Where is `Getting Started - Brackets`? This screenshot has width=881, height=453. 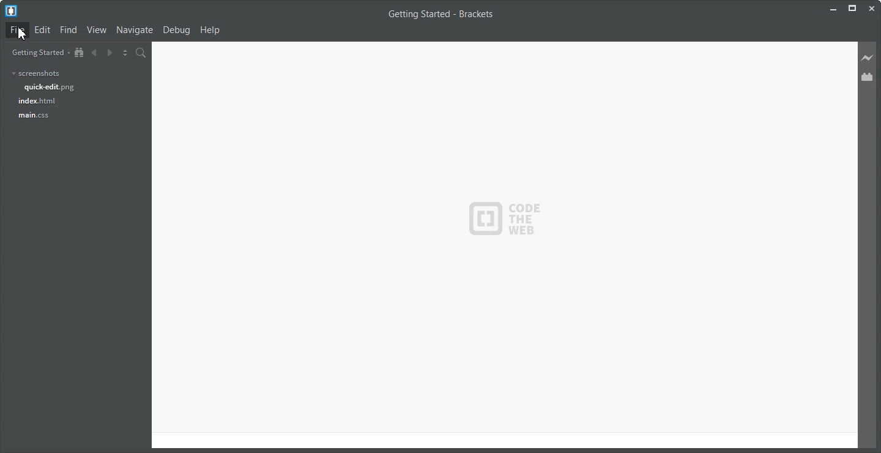 Getting Started - Brackets is located at coordinates (441, 15).